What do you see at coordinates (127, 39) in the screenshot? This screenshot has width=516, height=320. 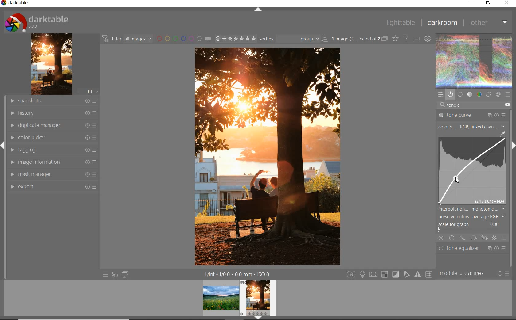 I see `filter all images` at bounding box center [127, 39].